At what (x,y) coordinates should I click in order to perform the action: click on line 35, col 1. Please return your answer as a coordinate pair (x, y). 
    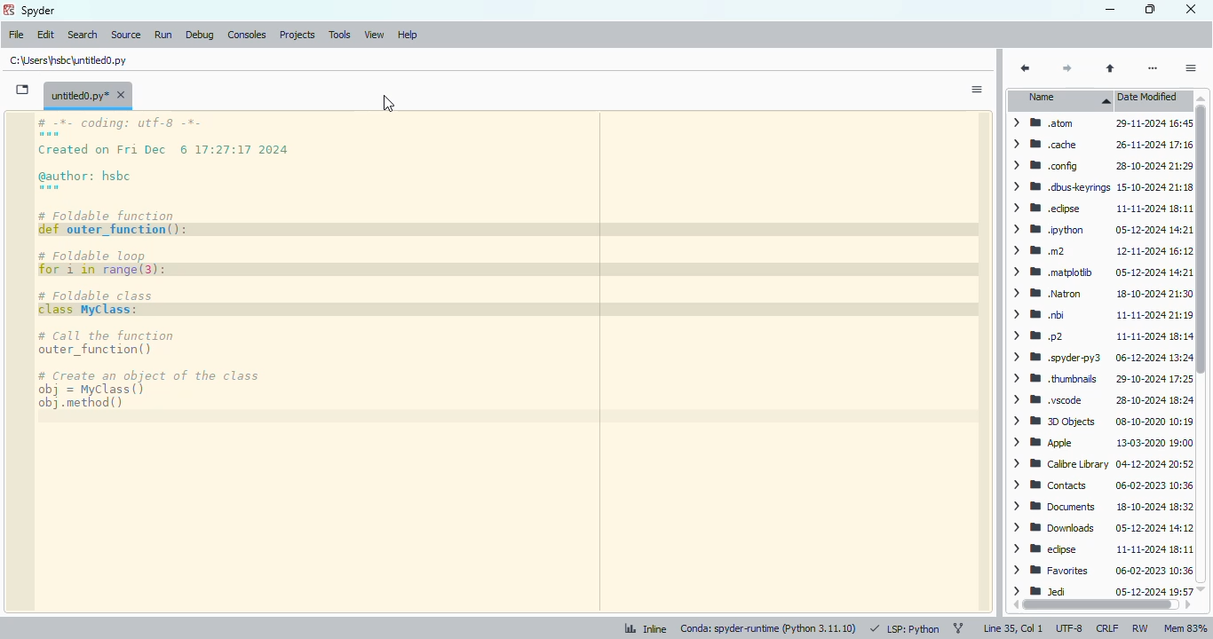
    Looking at the image, I should click on (1013, 628).